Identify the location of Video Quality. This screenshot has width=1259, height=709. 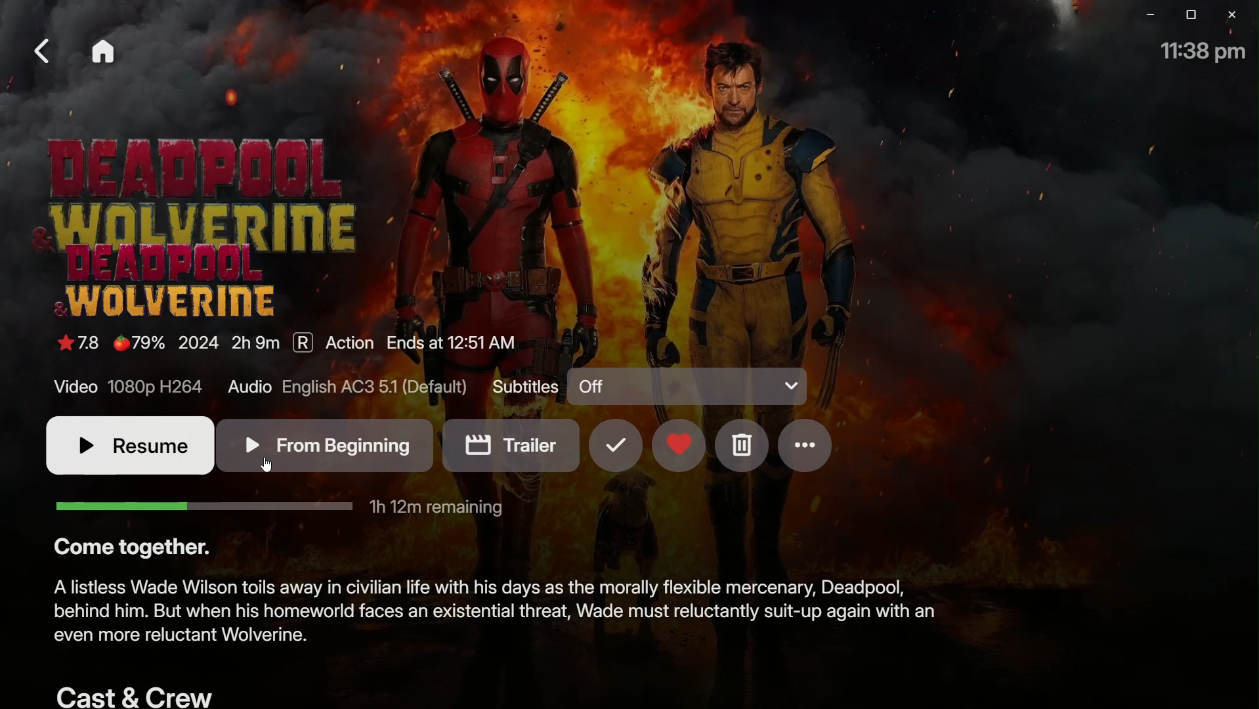
(127, 387).